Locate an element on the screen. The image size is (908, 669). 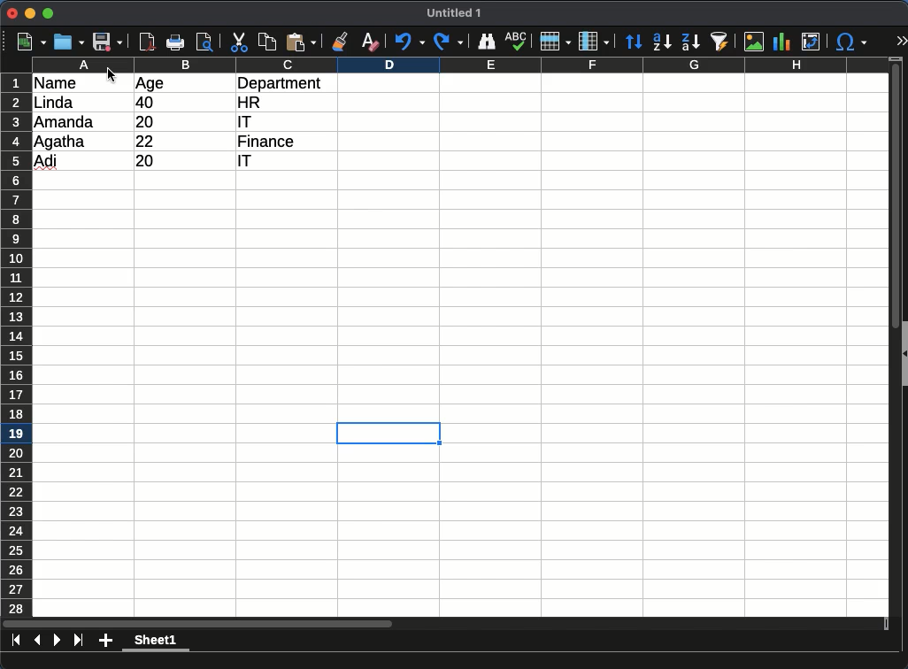
next page is located at coordinates (58, 640).